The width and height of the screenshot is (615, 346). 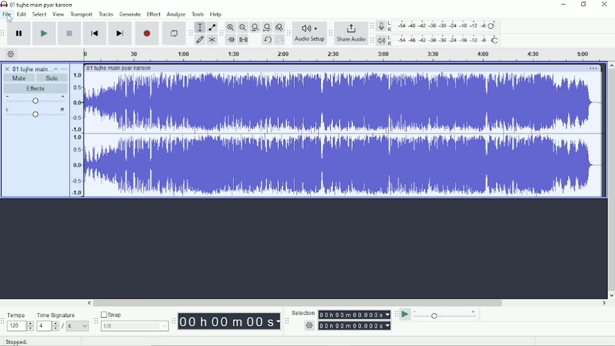 I want to click on Audacity play-at-speed toolbar, so click(x=396, y=314).